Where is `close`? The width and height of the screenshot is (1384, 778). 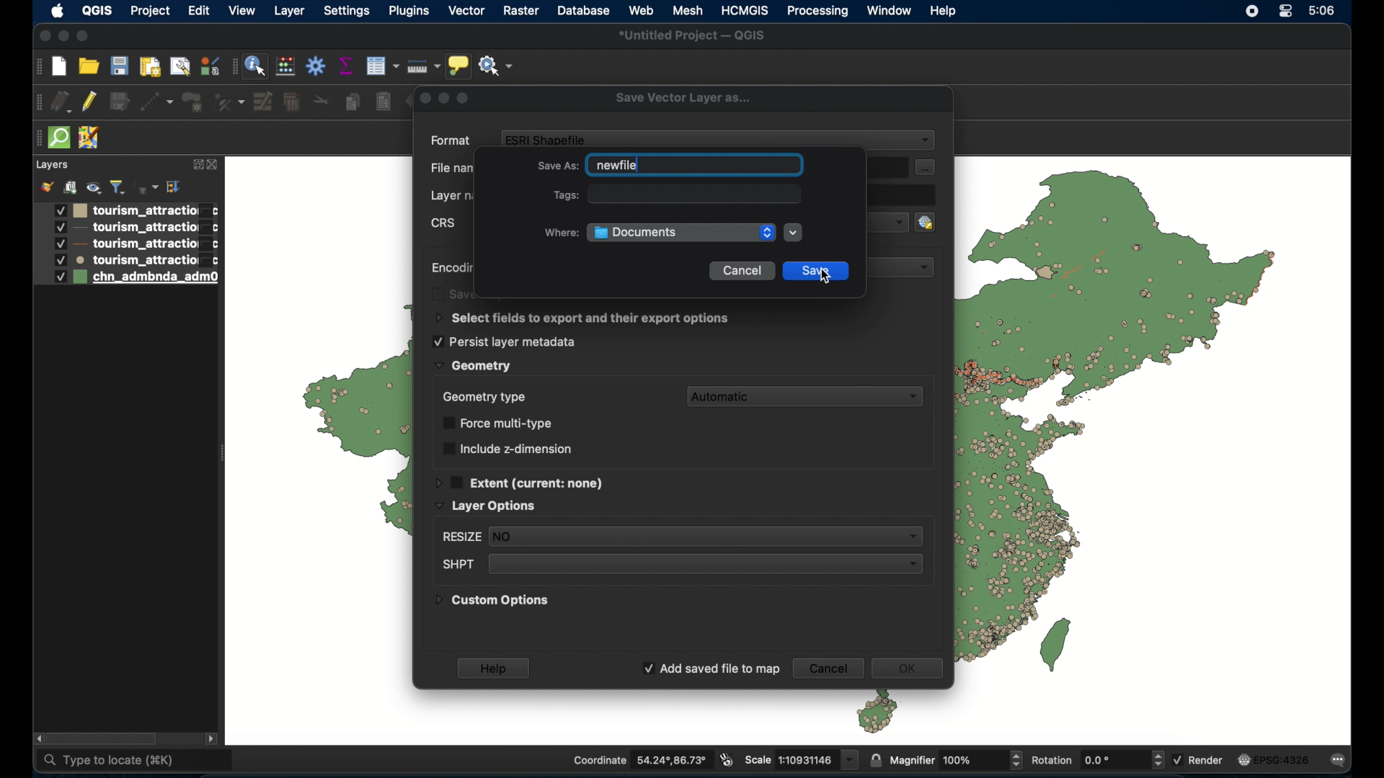 close is located at coordinates (214, 165).